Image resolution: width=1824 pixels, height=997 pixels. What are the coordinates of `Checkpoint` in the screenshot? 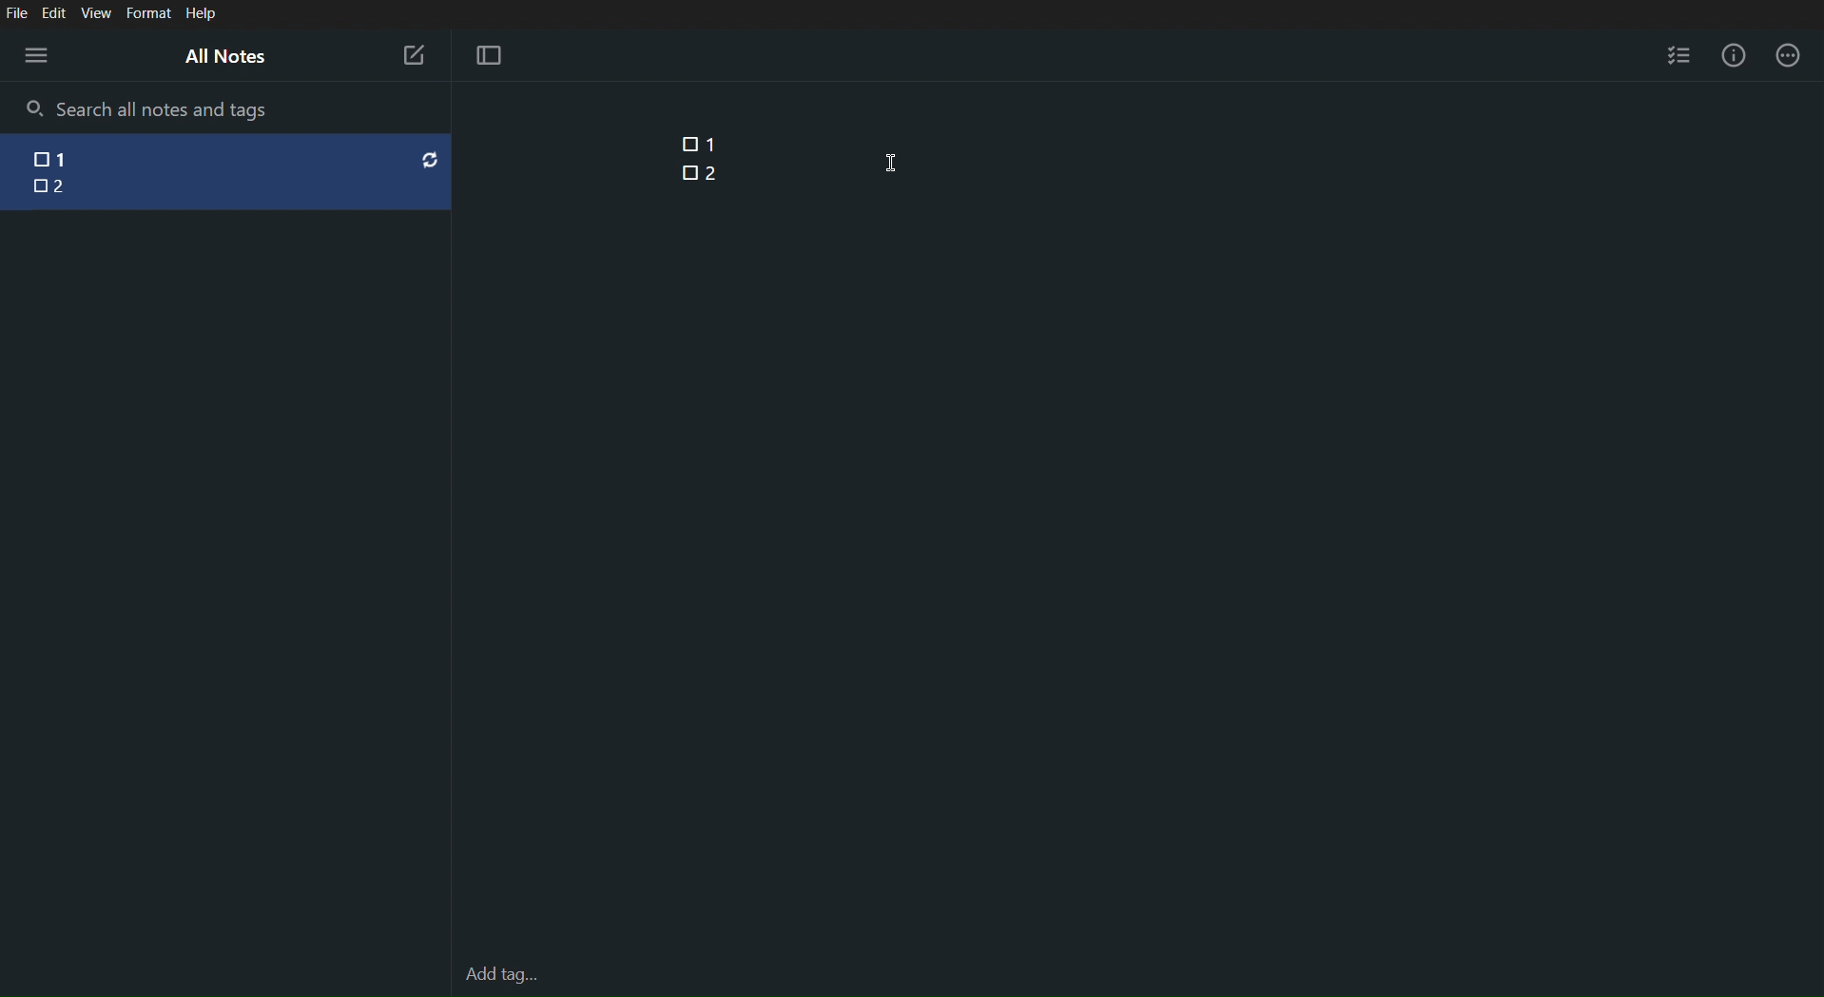 It's located at (684, 144).